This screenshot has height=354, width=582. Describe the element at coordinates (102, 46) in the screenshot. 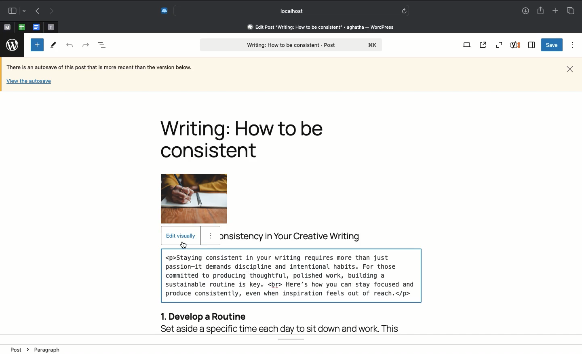

I see `Document overview` at that location.